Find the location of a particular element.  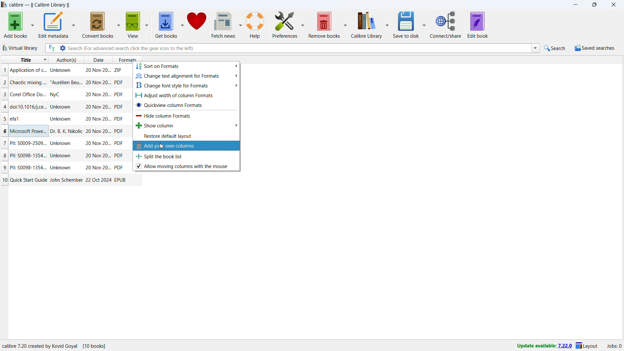

author is located at coordinates (58, 94).